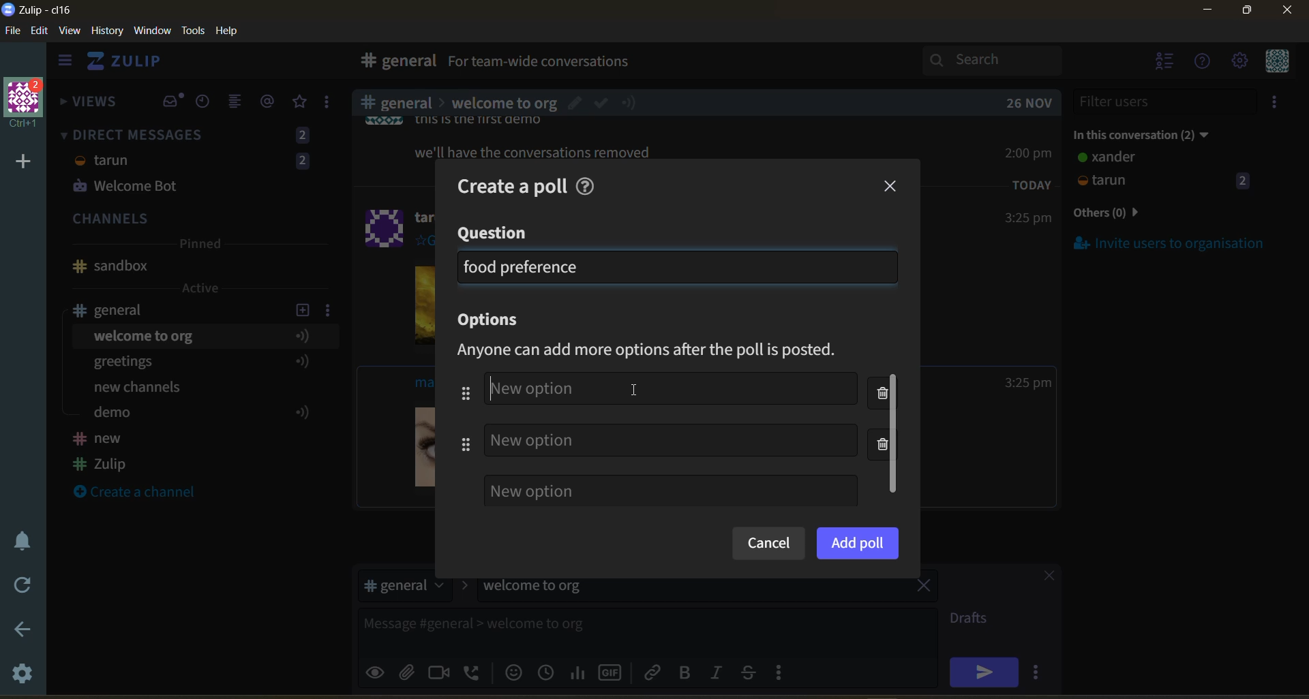  Describe the element at coordinates (494, 321) in the screenshot. I see `options` at that location.